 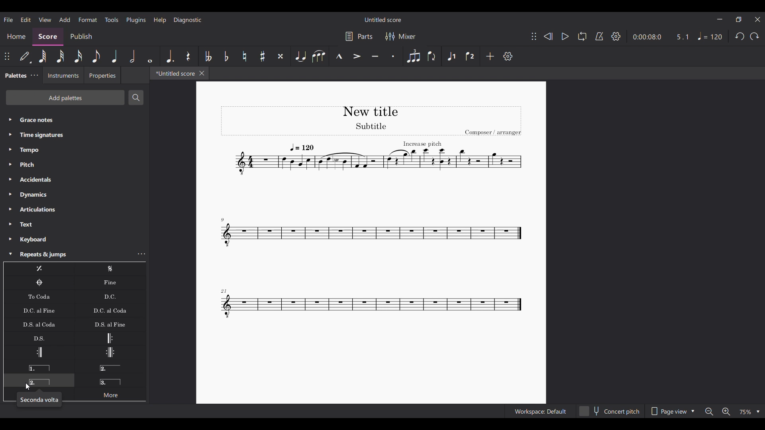 What do you see at coordinates (110, 297) in the screenshot?
I see `D.C.` at bounding box center [110, 297].